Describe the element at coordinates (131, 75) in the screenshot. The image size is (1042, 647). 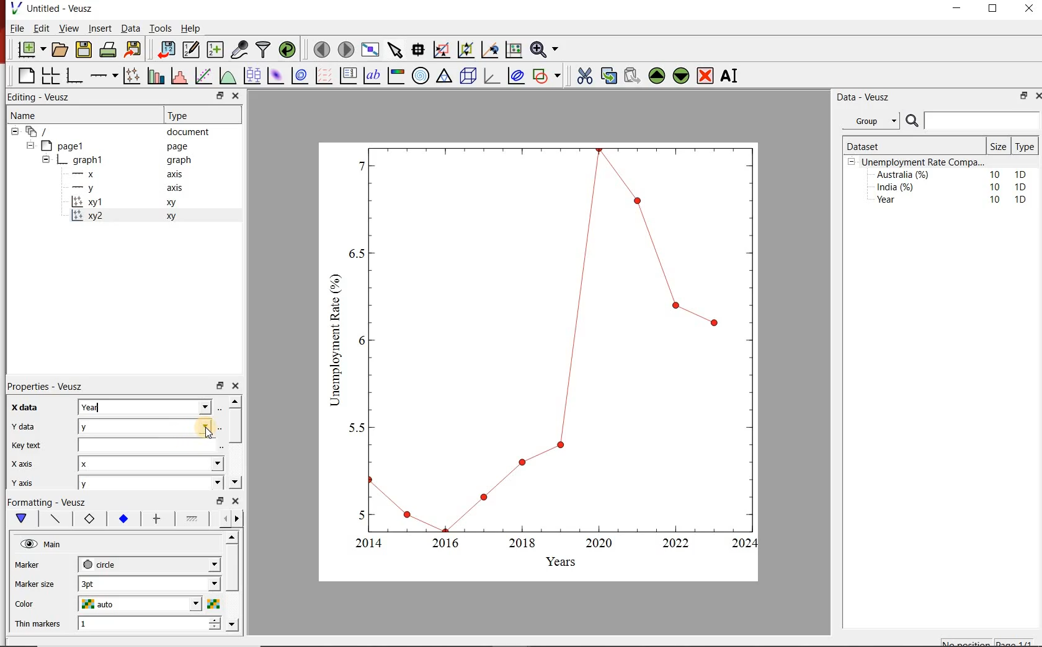
I see `plot points with lines and errorbars` at that location.